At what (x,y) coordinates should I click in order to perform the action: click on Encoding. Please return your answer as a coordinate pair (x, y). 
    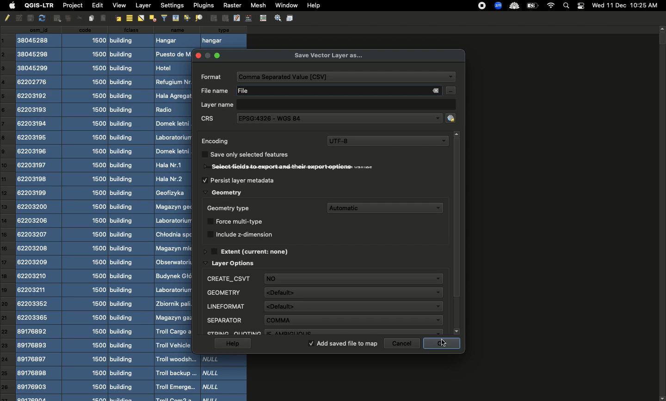
    Looking at the image, I should click on (216, 142).